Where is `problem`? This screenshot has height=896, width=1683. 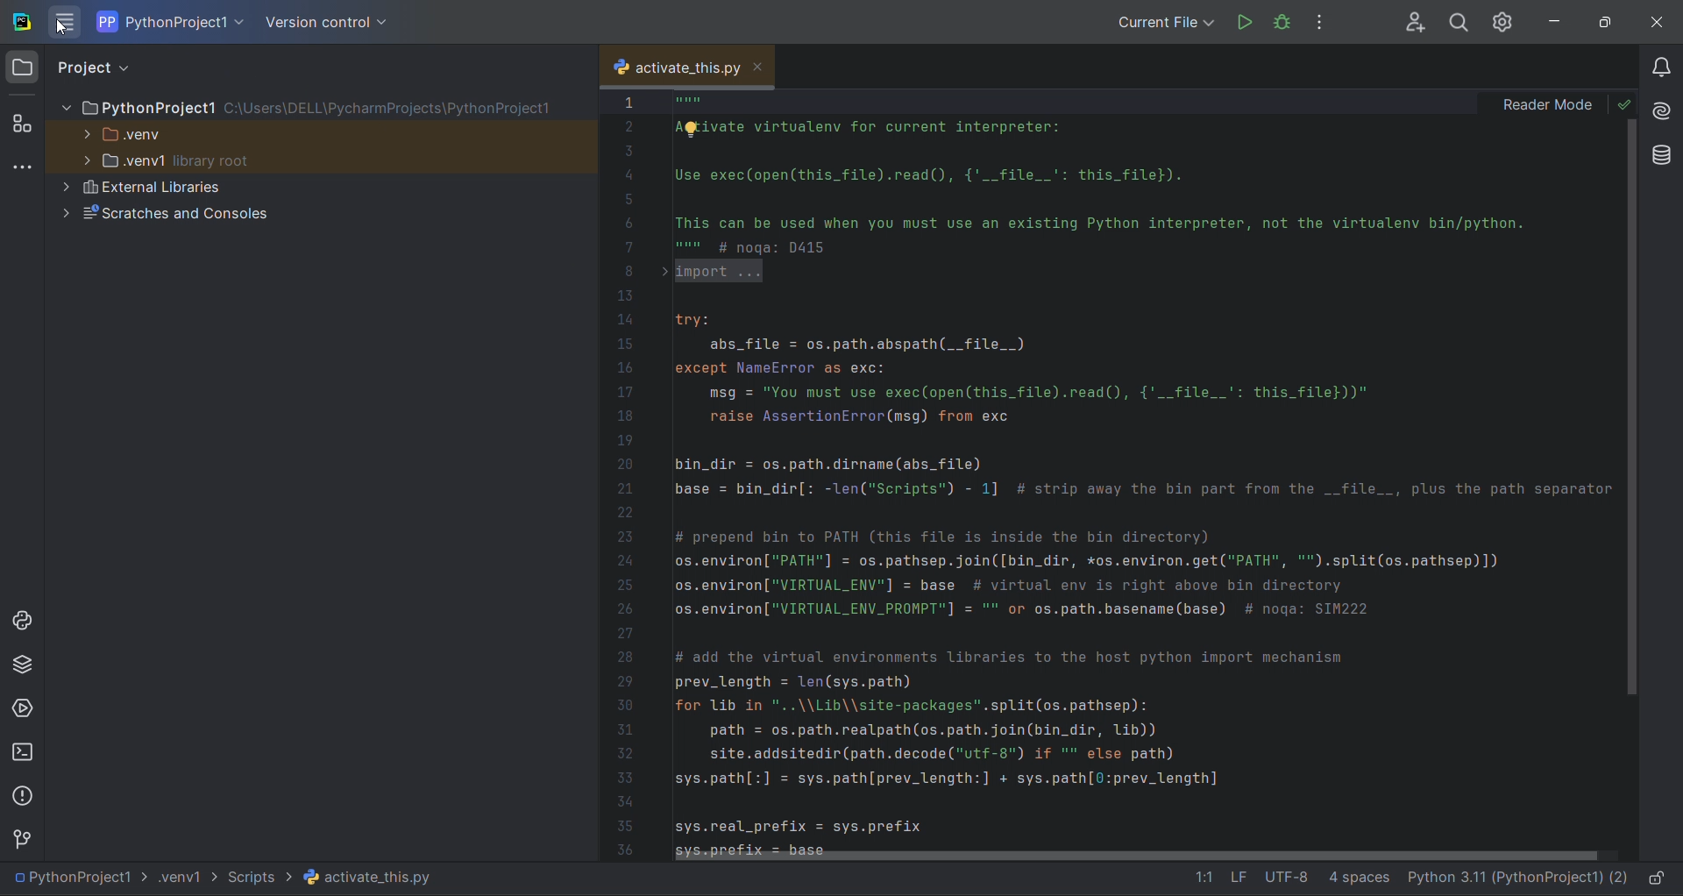 problem is located at coordinates (21, 798).